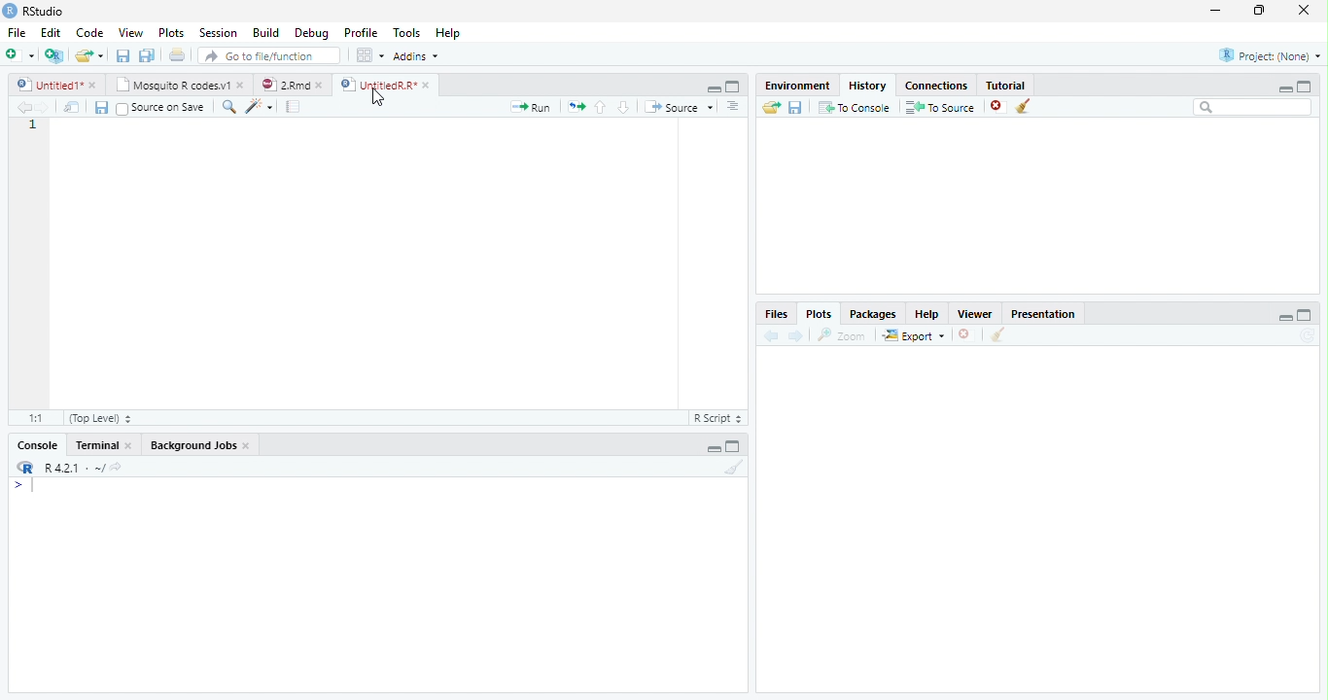 This screenshot has height=700, width=1328. What do you see at coordinates (162, 109) in the screenshot?
I see `Source on save` at bounding box center [162, 109].